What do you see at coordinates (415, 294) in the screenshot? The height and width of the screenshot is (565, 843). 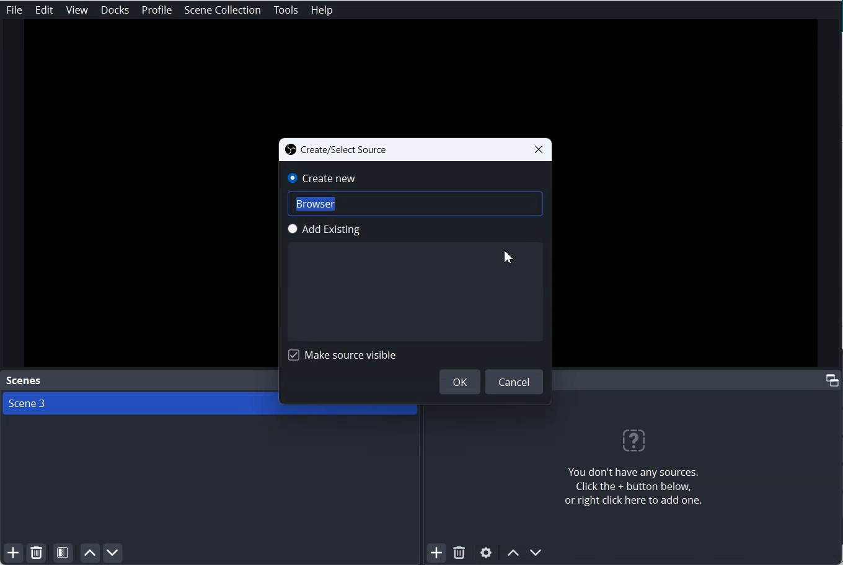 I see `Existing source name` at bounding box center [415, 294].